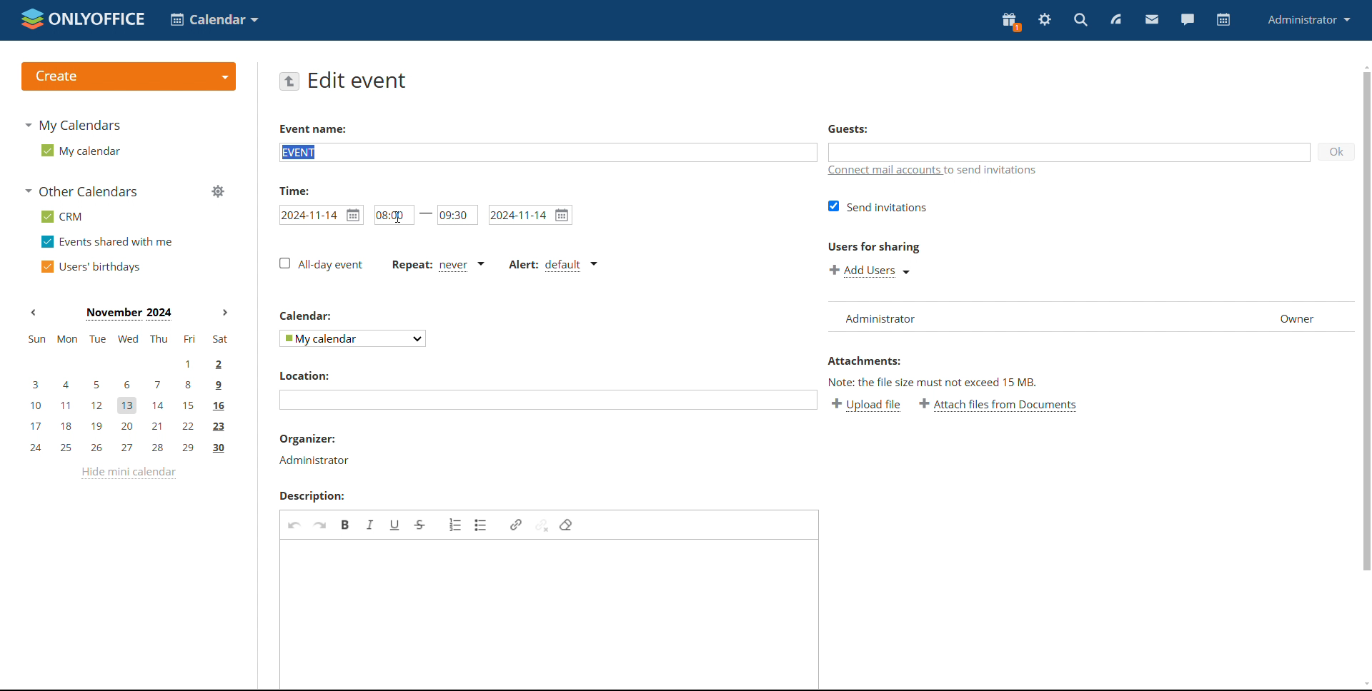  Describe the element at coordinates (84, 20) in the screenshot. I see `logo` at that location.